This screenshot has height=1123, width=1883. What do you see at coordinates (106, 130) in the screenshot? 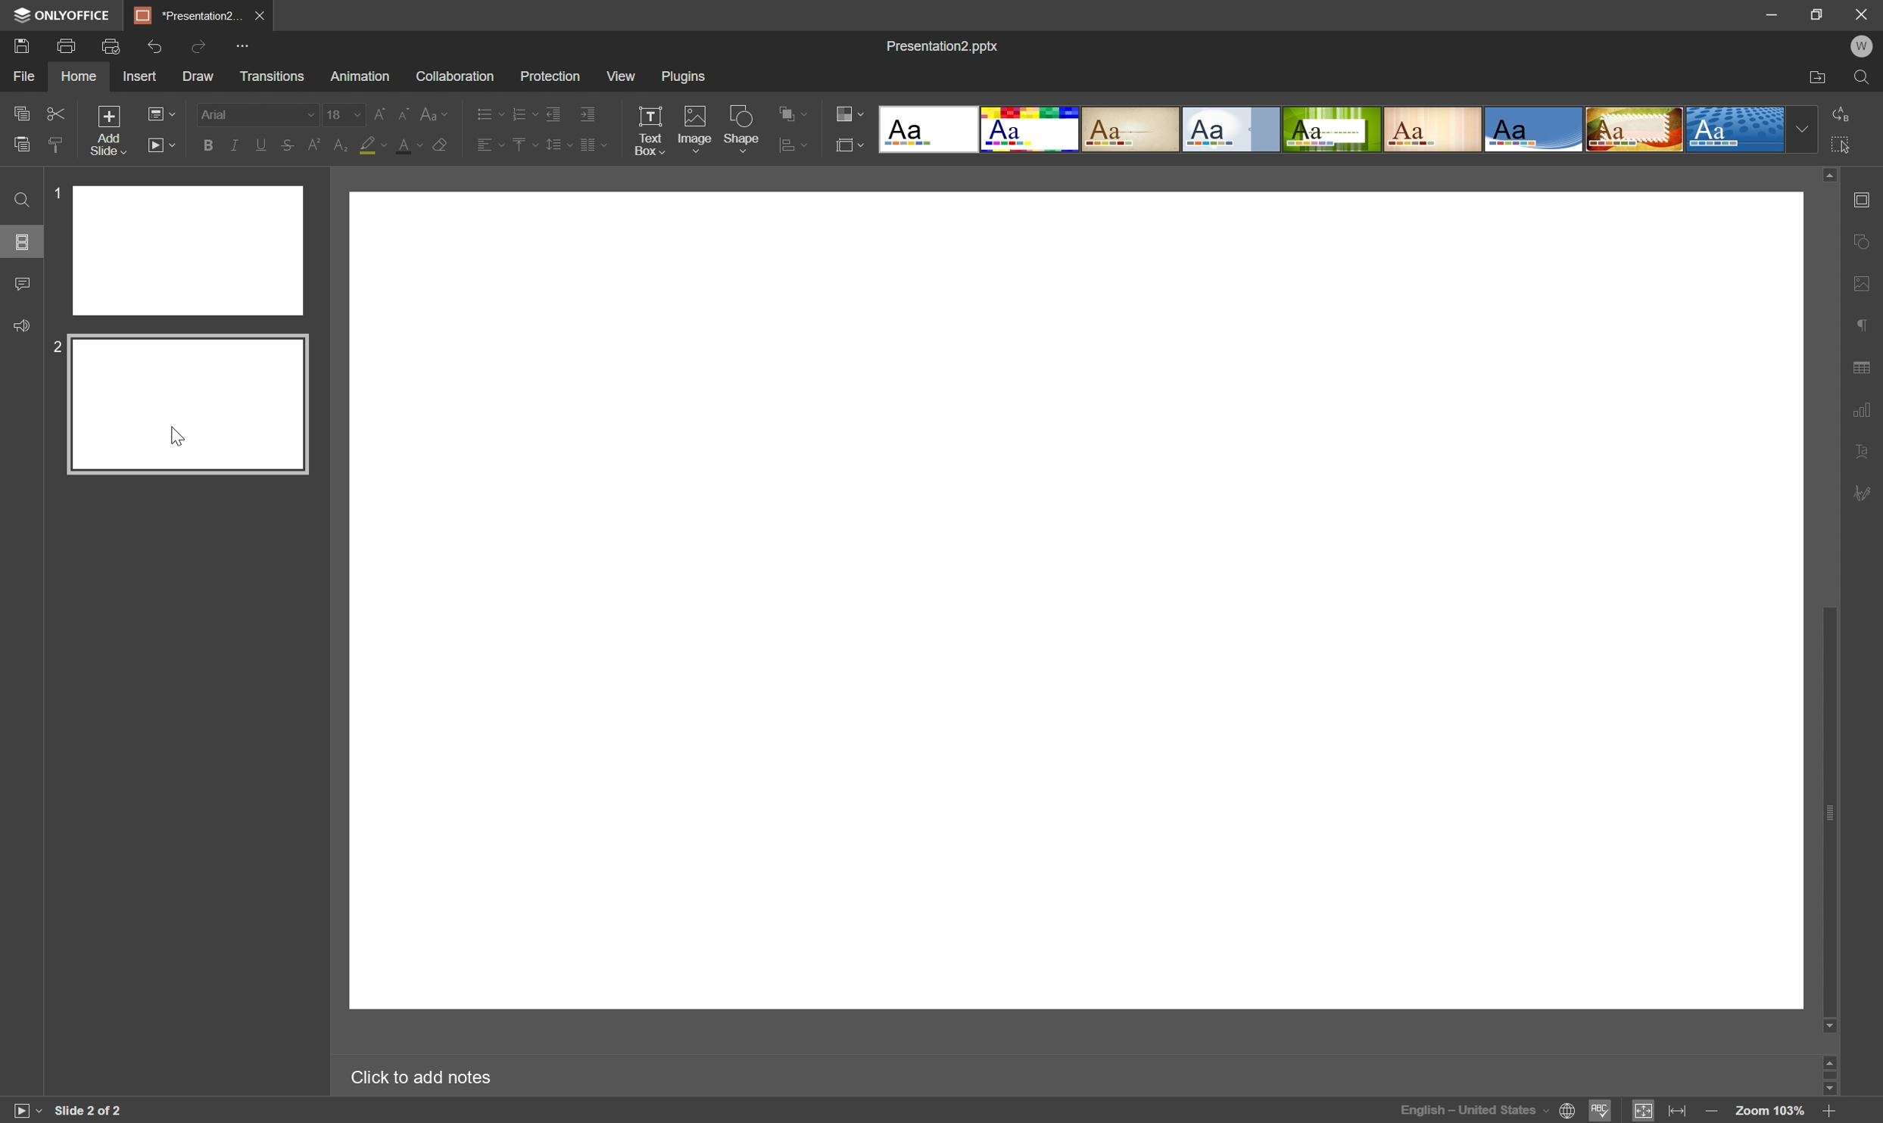
I see `Add slide` at bounding box center [106, 130].